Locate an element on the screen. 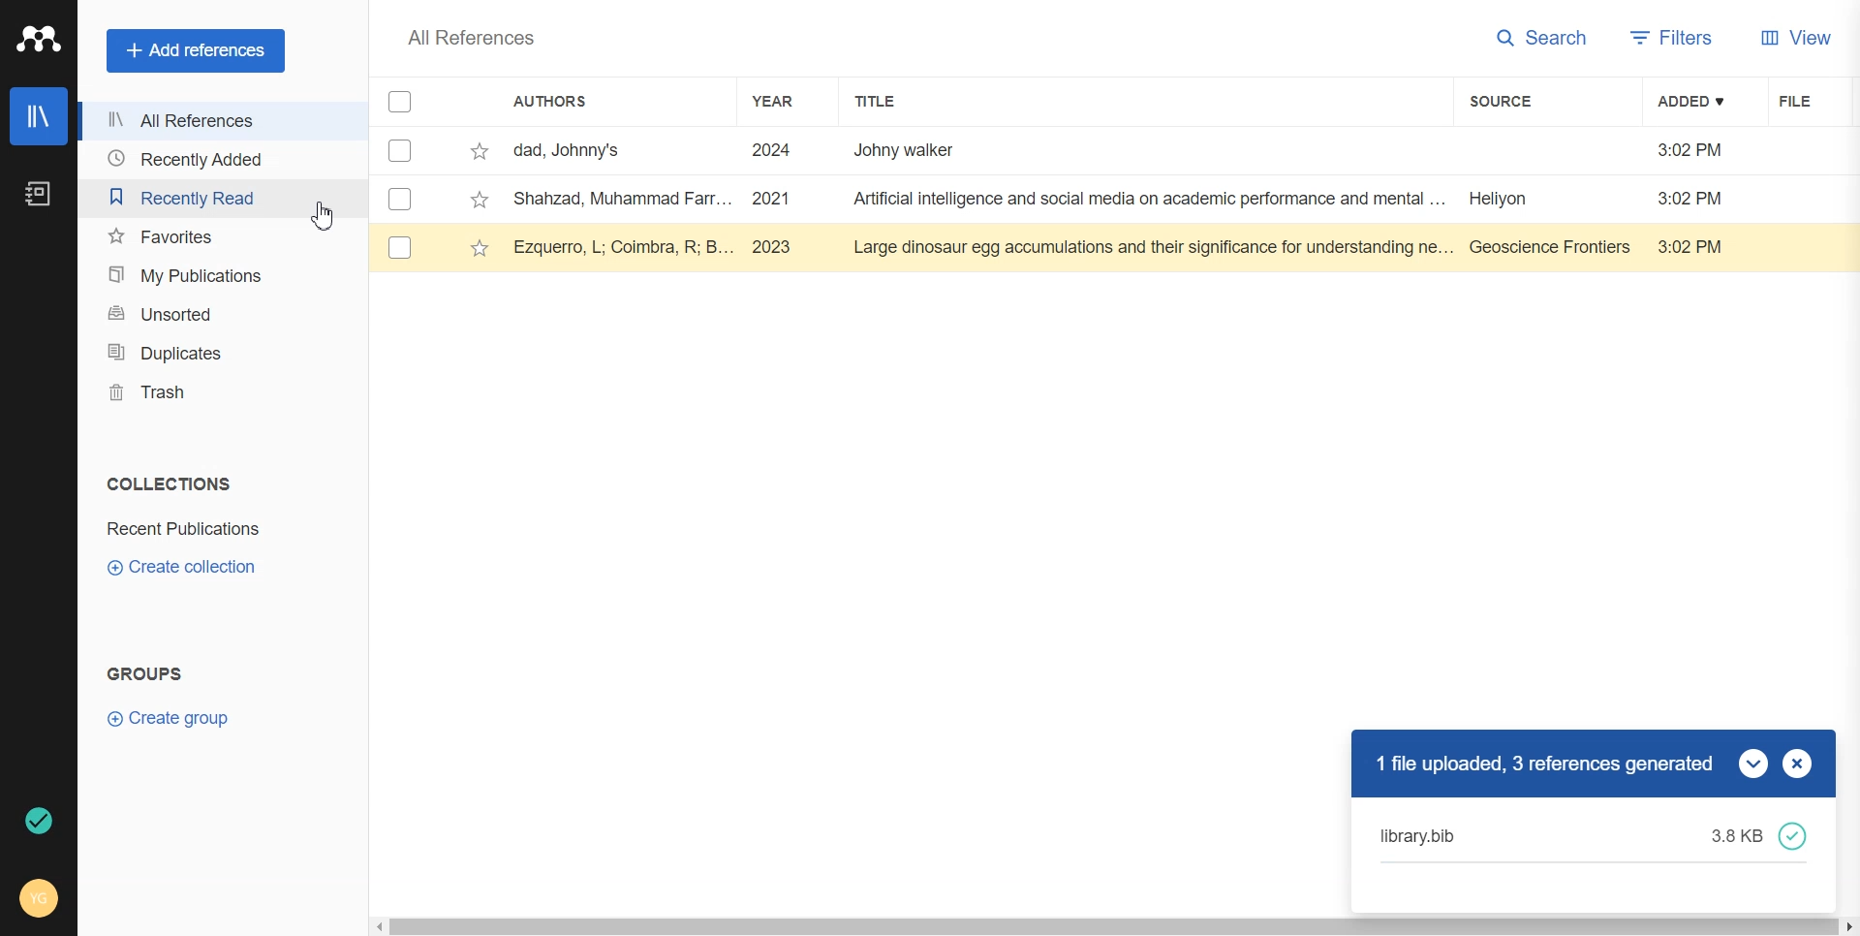 The width and height of the screenshot is (1860, 936). Cursor is located at coordinates (326, 215).